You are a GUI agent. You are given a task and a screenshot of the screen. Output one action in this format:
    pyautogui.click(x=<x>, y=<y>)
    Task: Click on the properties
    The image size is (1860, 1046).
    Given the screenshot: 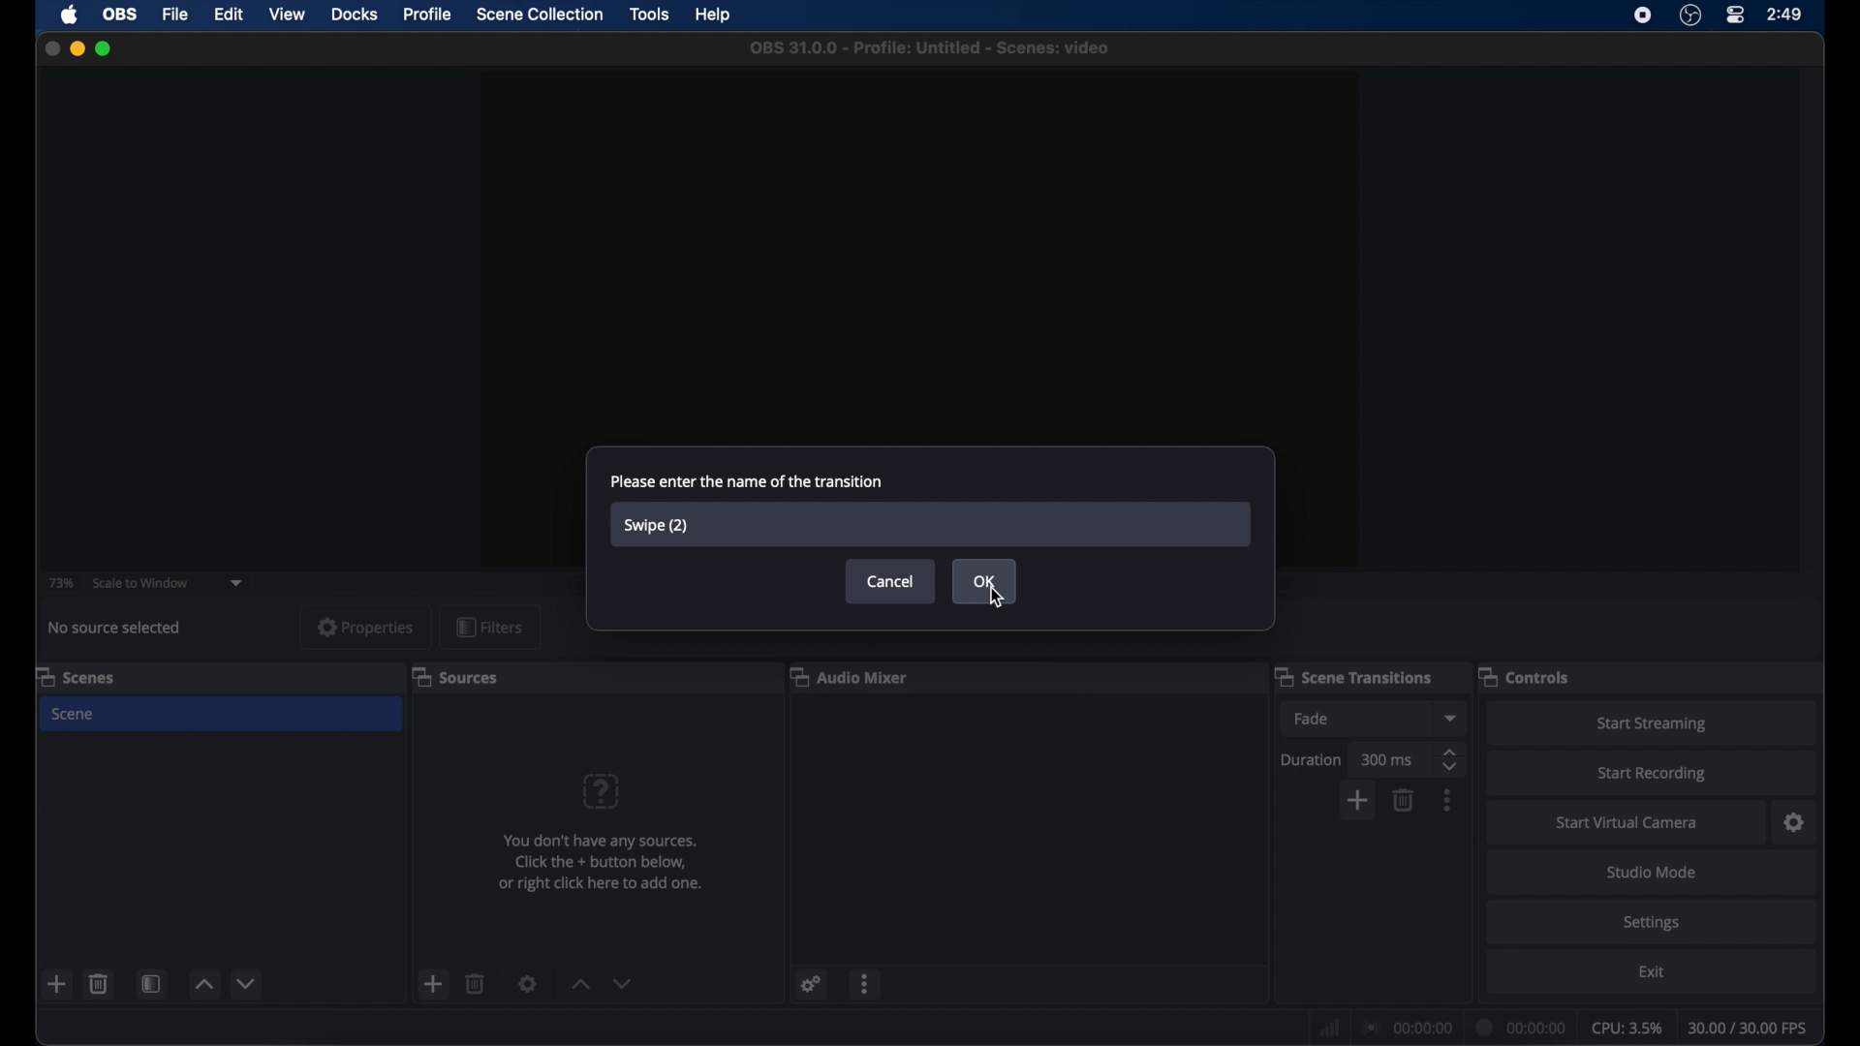 What is the action you would take?
    pyautogui.click(x=366, y=627)
    